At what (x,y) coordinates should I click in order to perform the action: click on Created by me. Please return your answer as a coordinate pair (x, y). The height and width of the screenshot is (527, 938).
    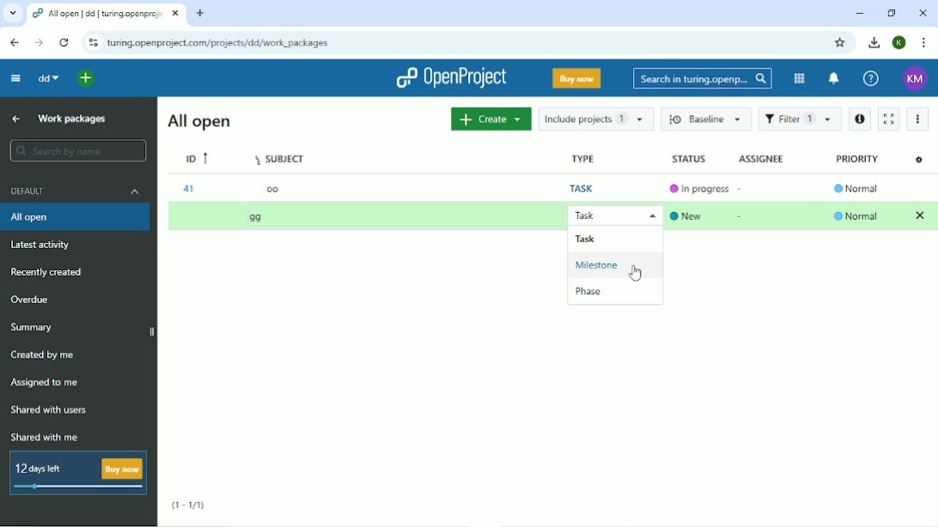
    Looking at the image, I should click on (44, 355).